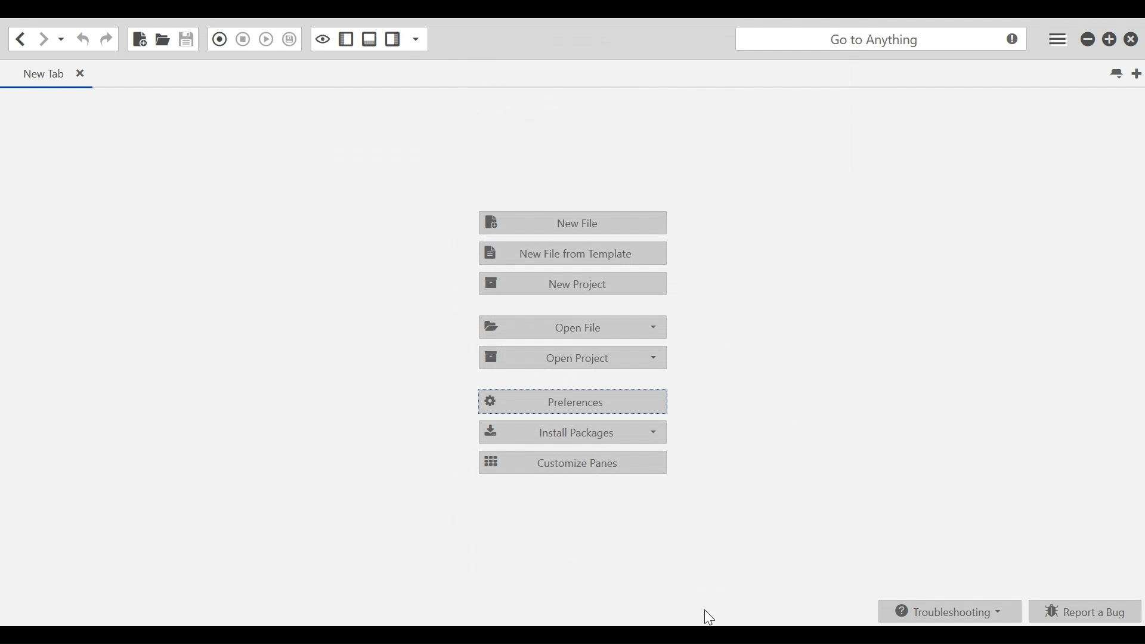  Describe the element at coordinates (573, 253) in the screenshot. I see `New File From Template` at that location.